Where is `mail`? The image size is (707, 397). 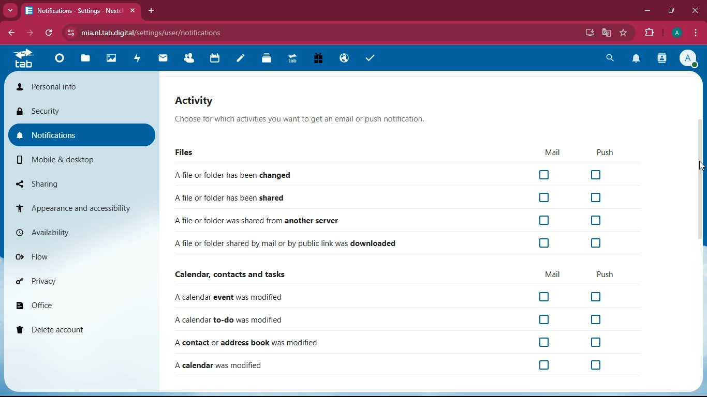
mail is located at coordinates (163, 59).